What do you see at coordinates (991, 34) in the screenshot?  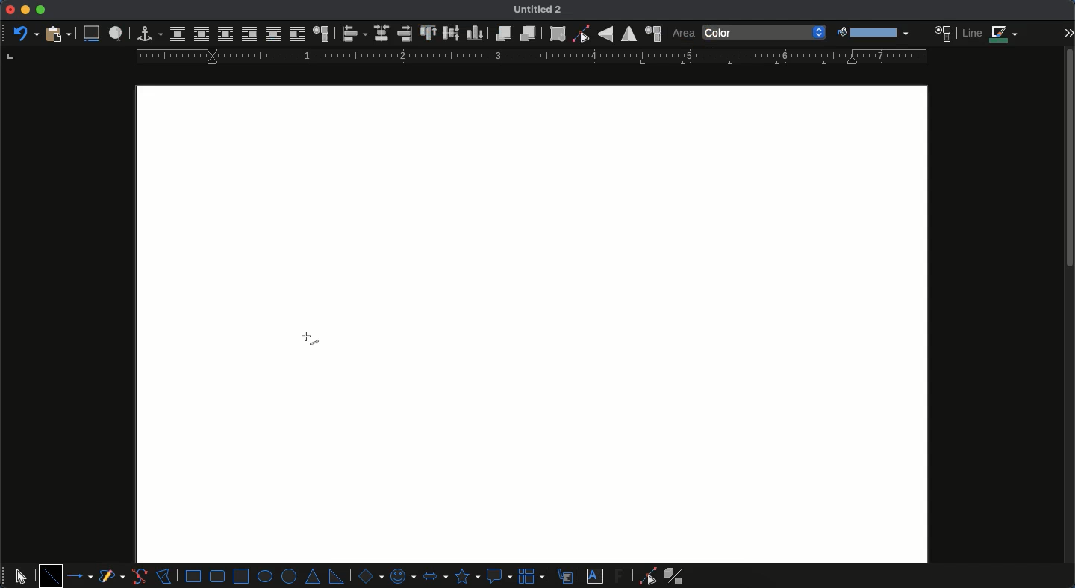 I see `line color` at bounding box center [991, 34].